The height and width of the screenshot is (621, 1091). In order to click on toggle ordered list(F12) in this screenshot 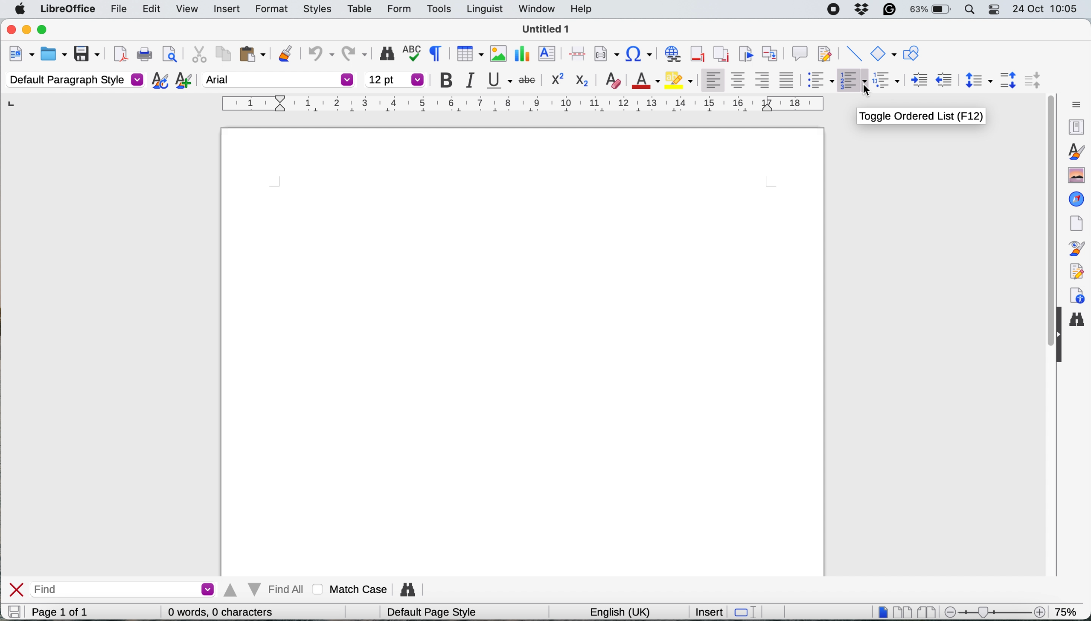, I will do `click(923, 117)`.